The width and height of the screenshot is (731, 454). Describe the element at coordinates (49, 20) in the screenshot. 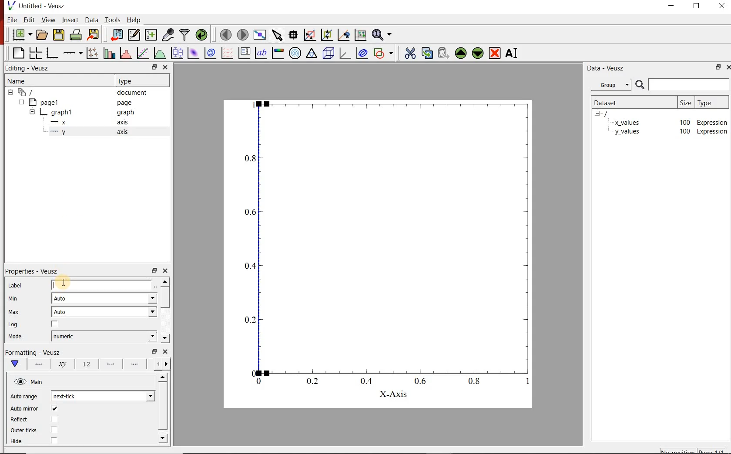

I see `view` at that location.